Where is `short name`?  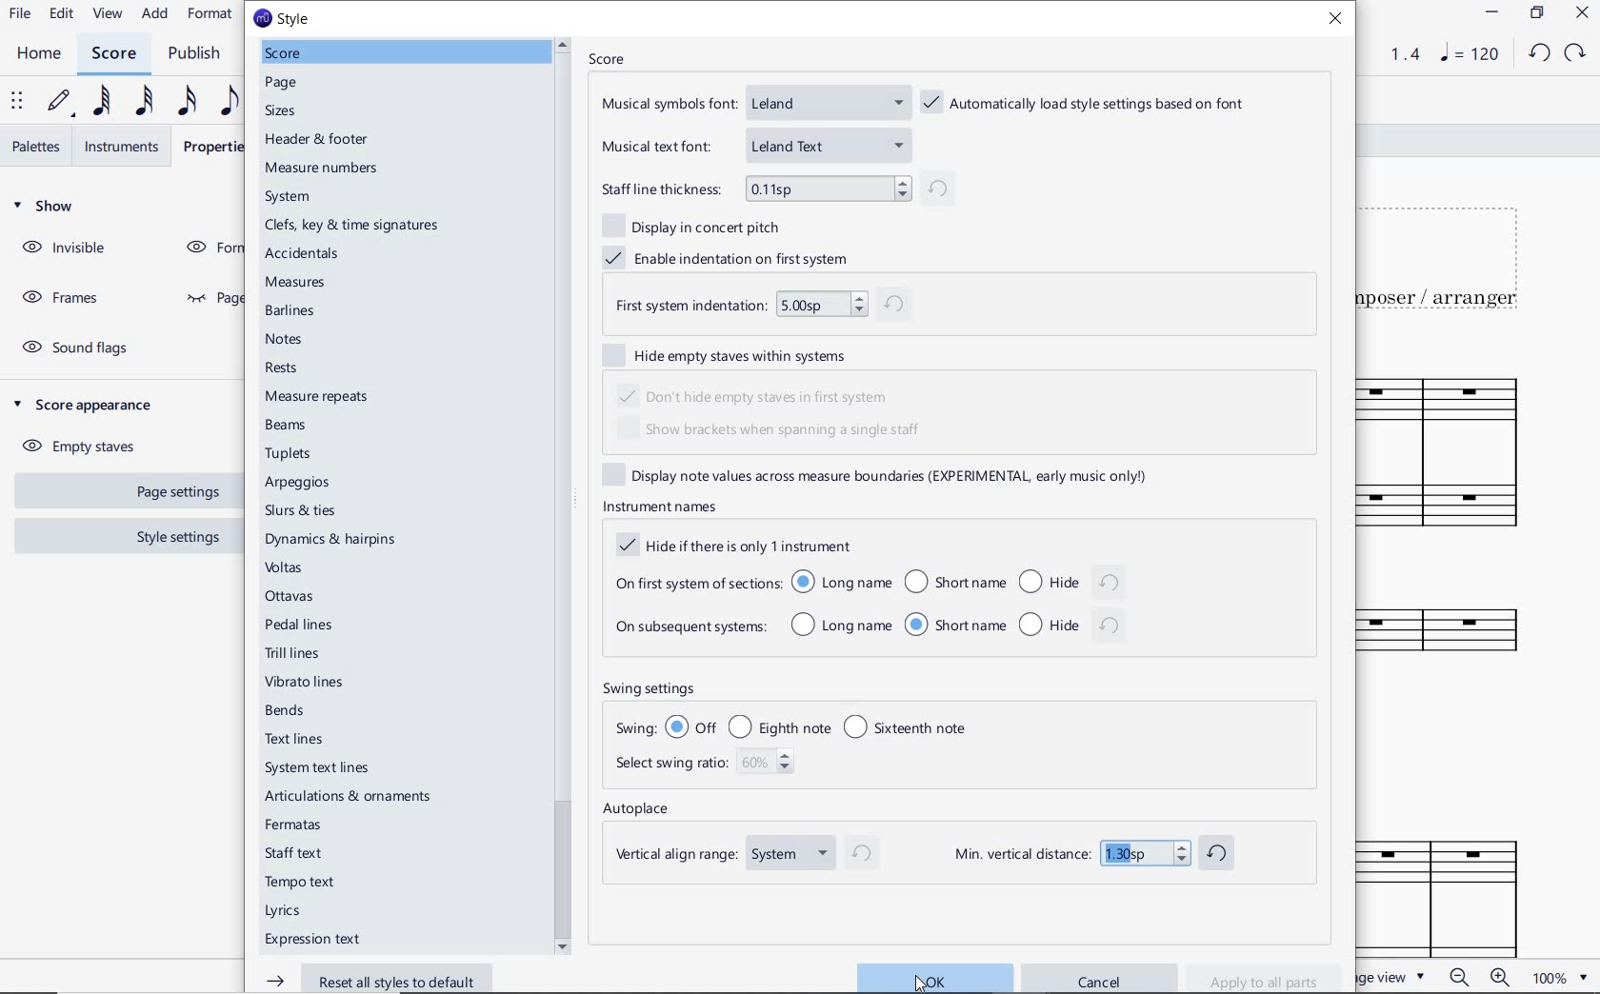 short name is located at coordinates (953, 581).